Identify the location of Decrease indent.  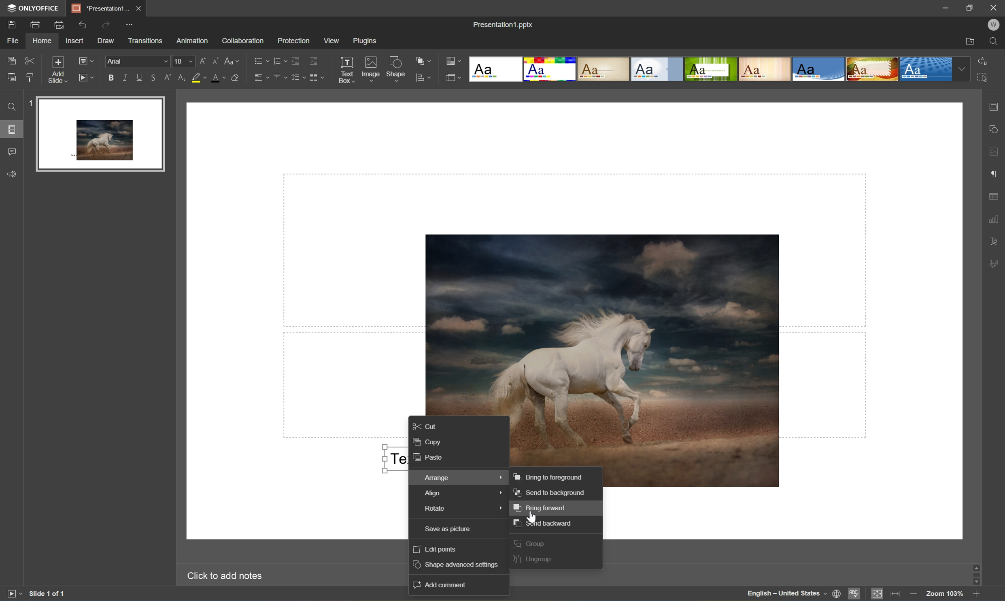
(295, 60).